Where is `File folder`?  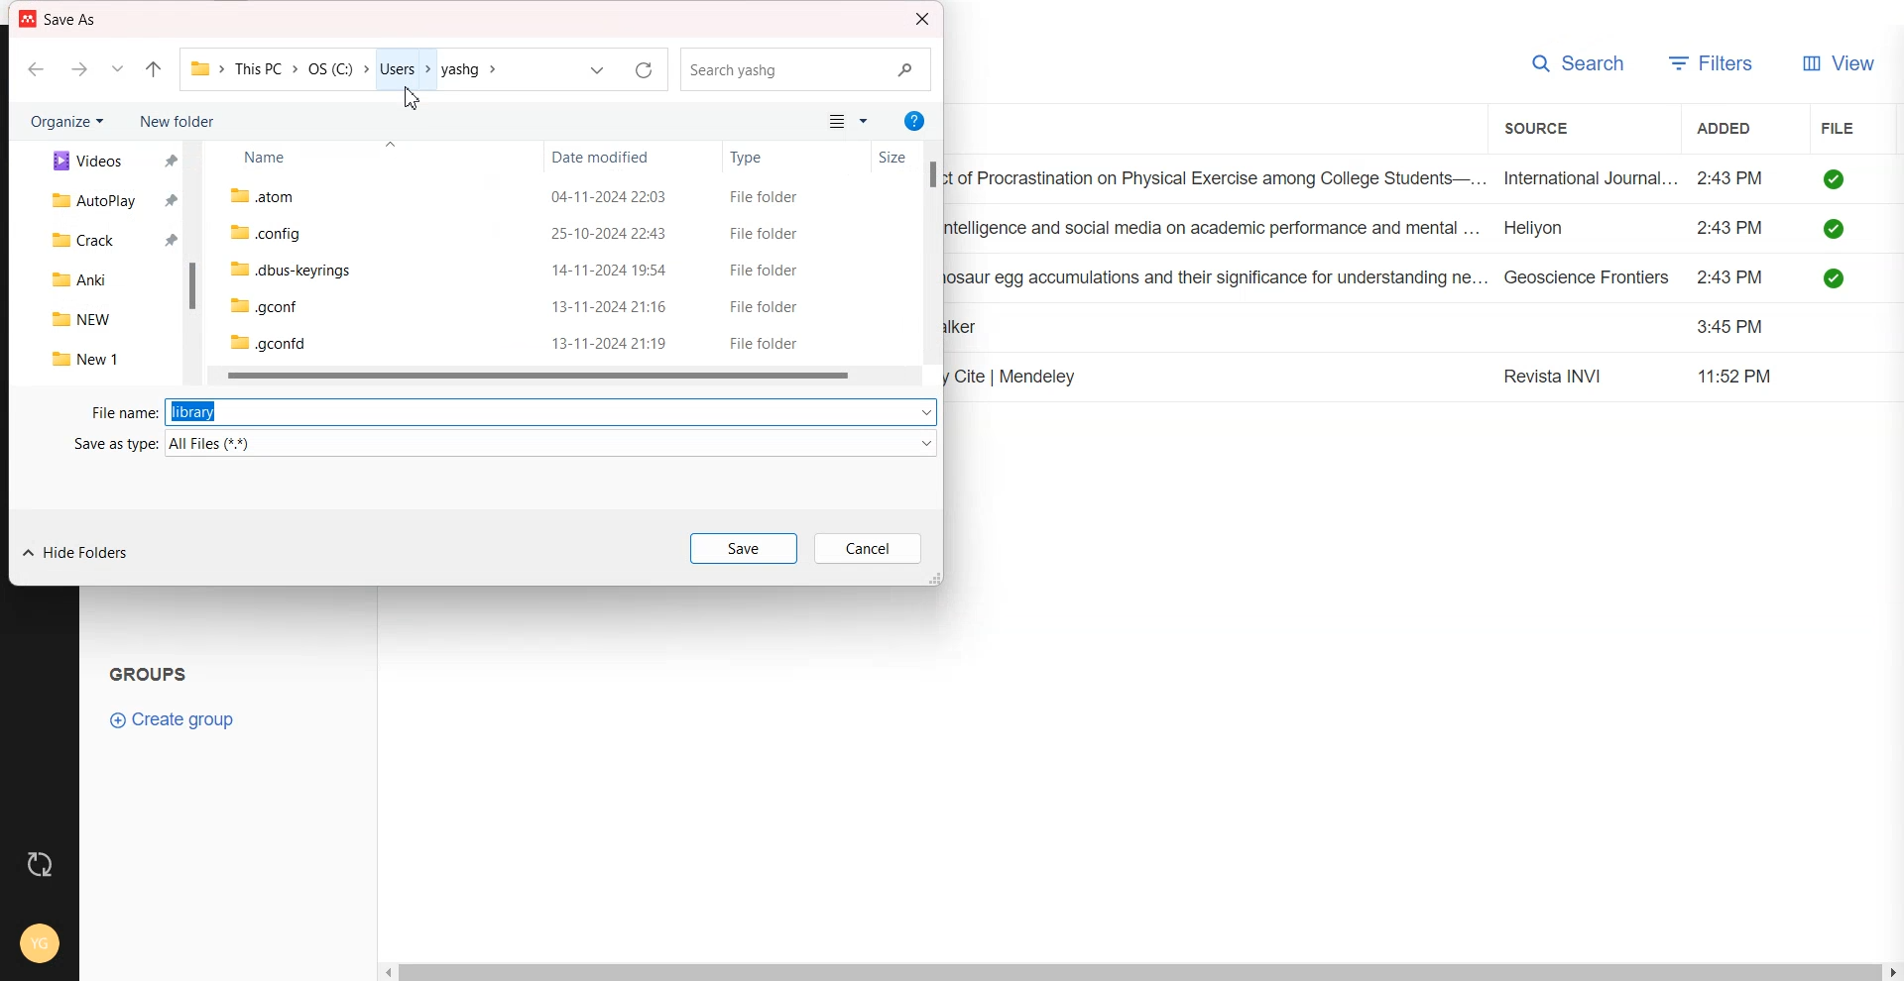
File folder is located at coordinates (764, 306).